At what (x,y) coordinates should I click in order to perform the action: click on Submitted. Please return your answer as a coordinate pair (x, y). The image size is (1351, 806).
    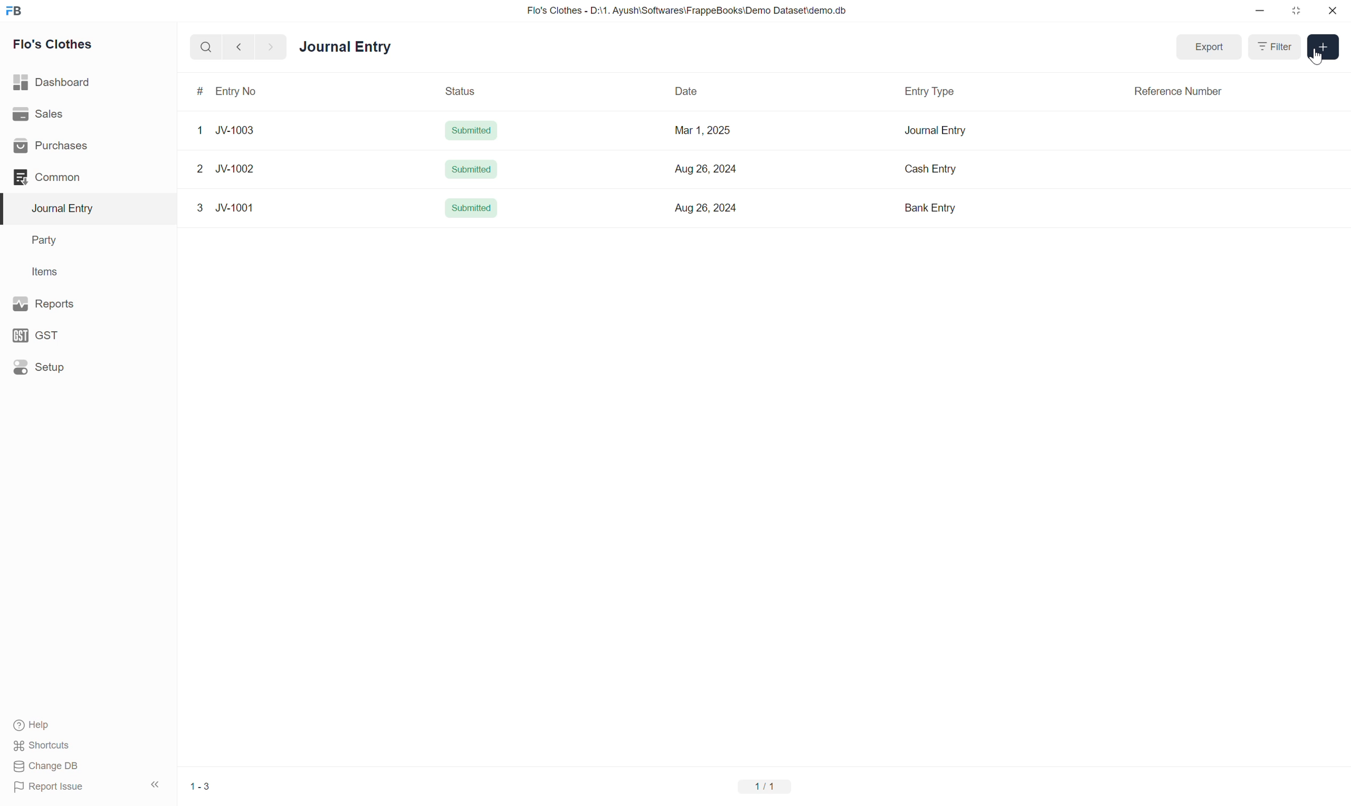
    Looking at the image, I should click on (471, 168).